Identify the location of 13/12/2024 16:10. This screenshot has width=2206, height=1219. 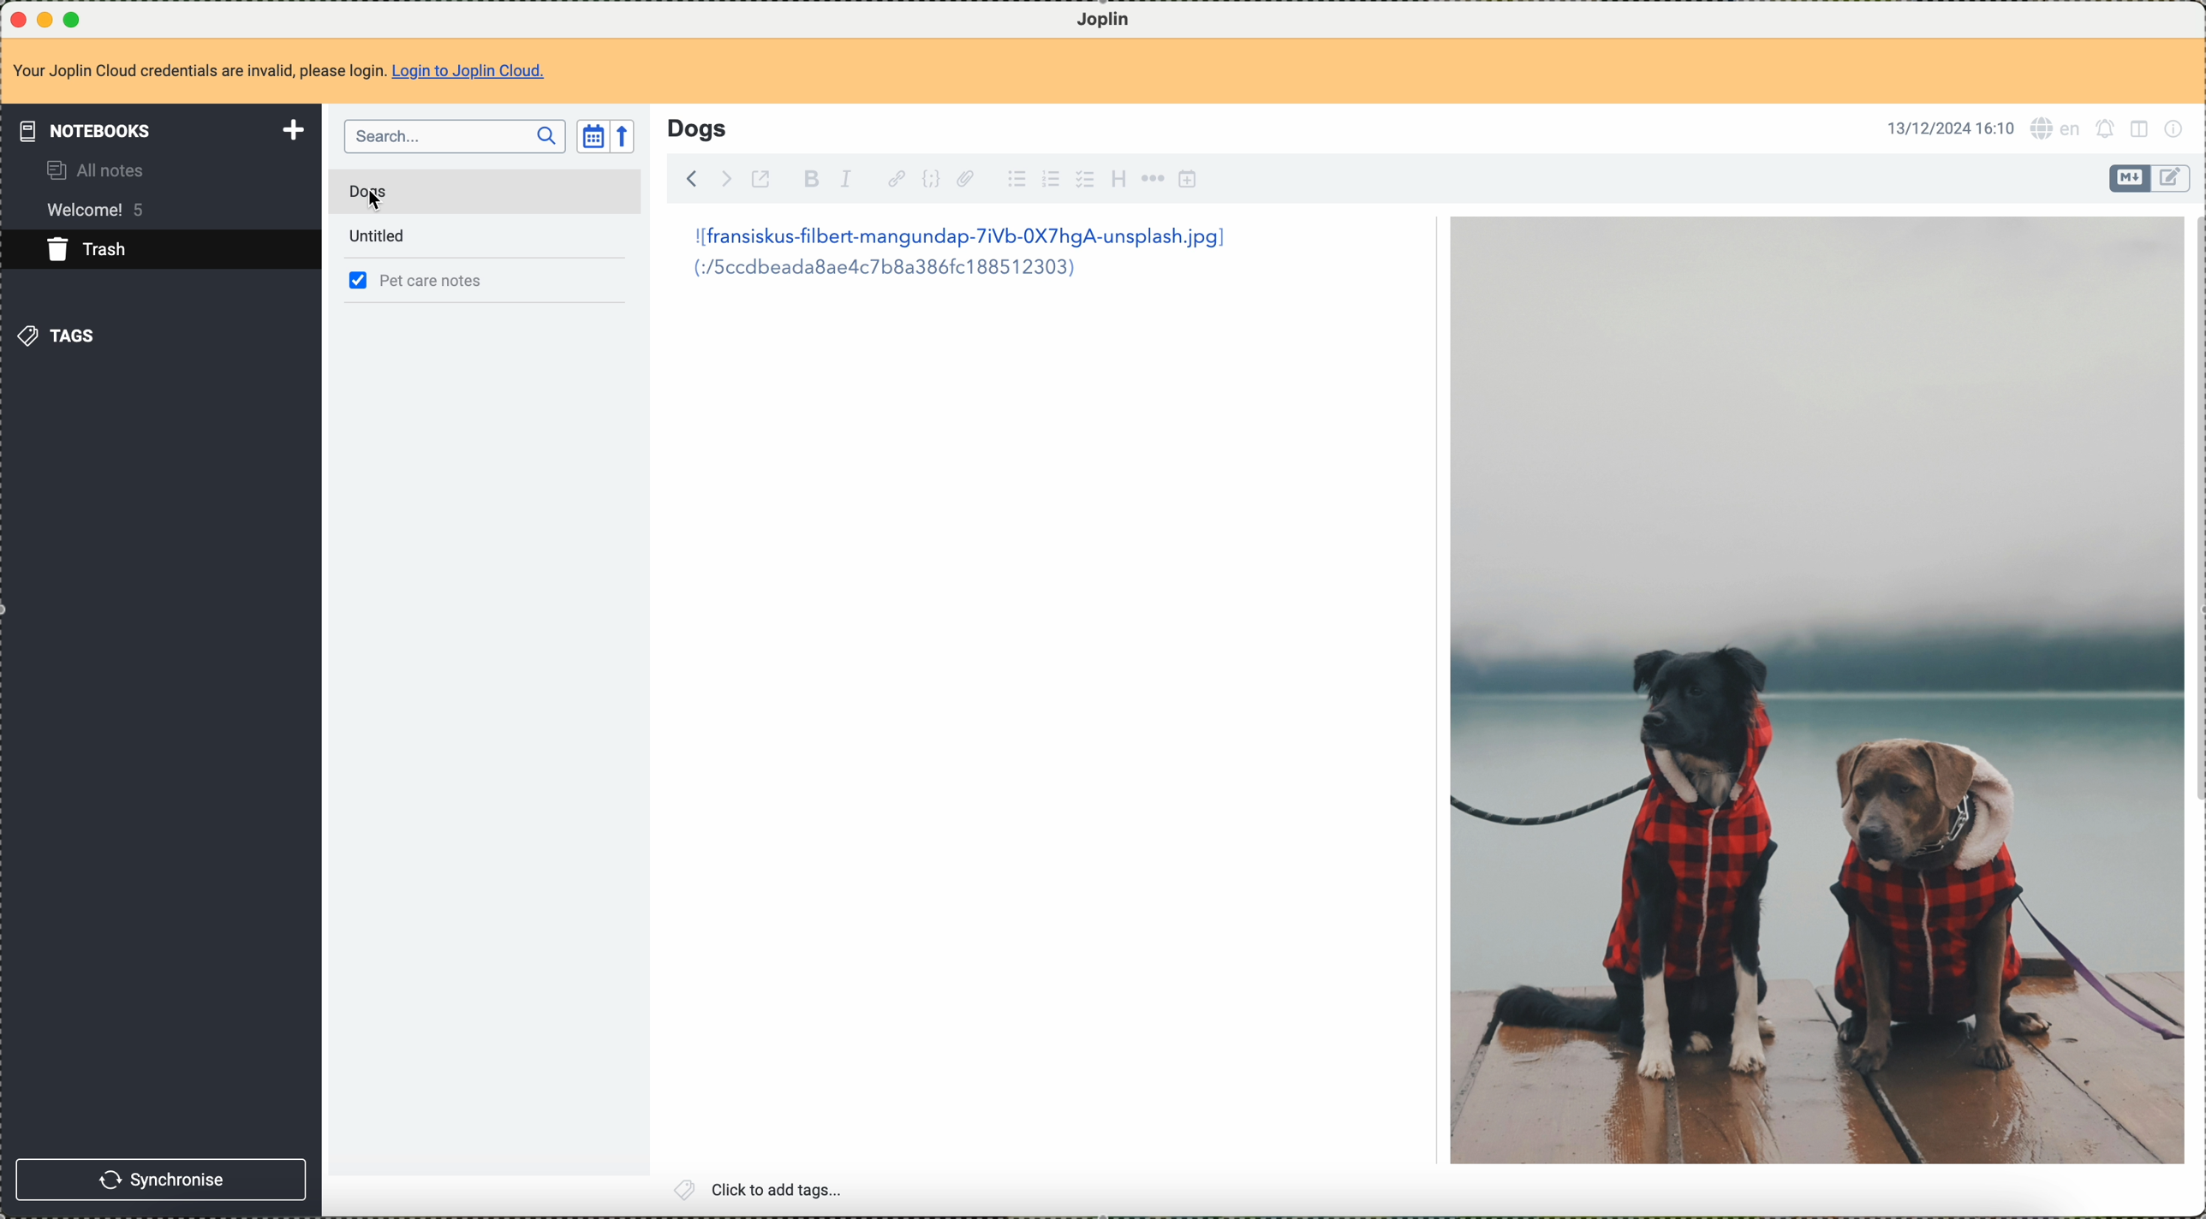
(1944, 126).